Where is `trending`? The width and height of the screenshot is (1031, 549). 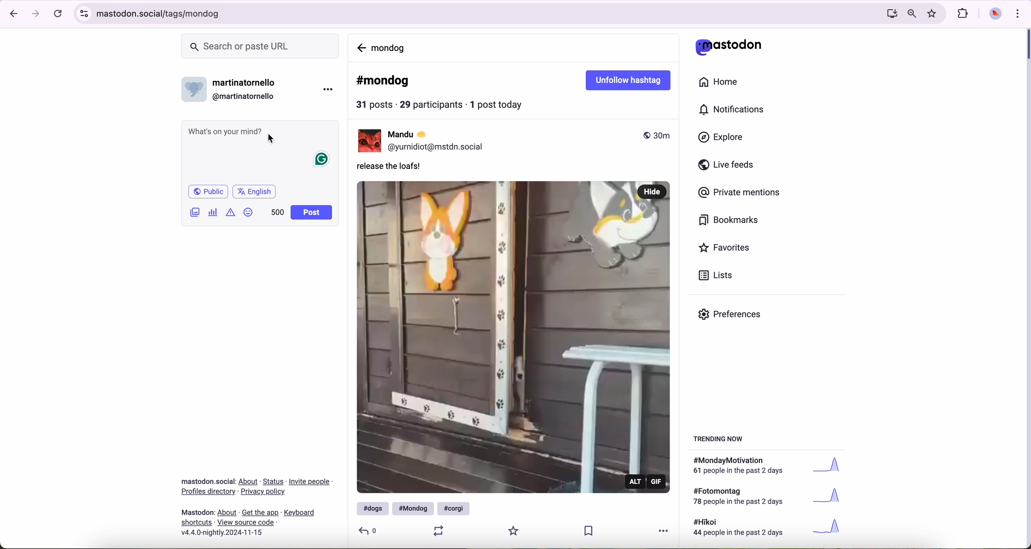
trending is located at coordinates (721, 440).